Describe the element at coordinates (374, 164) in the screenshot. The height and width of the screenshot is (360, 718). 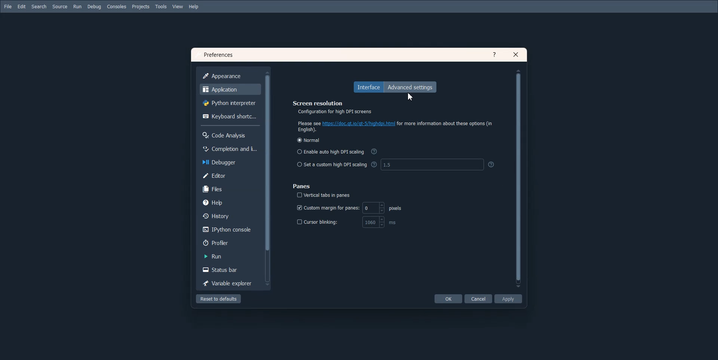
I see `more info` at that location.